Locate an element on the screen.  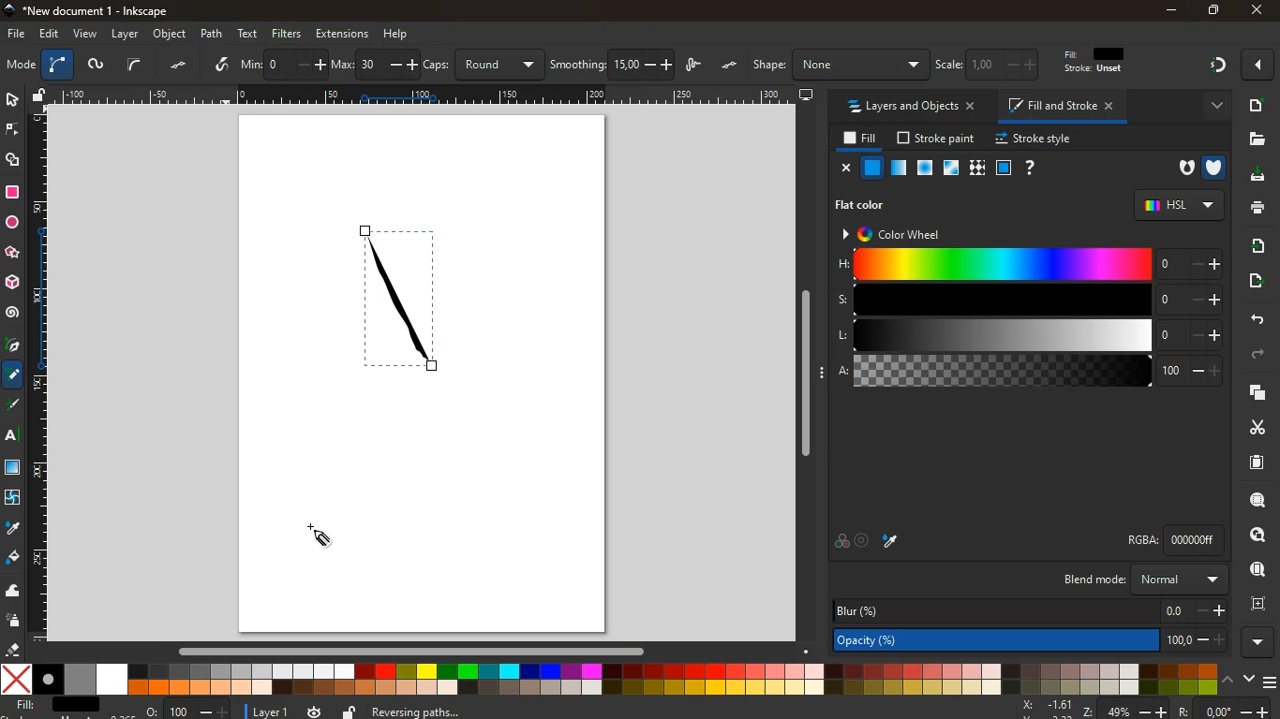
help is located at coordinates (396, 35).